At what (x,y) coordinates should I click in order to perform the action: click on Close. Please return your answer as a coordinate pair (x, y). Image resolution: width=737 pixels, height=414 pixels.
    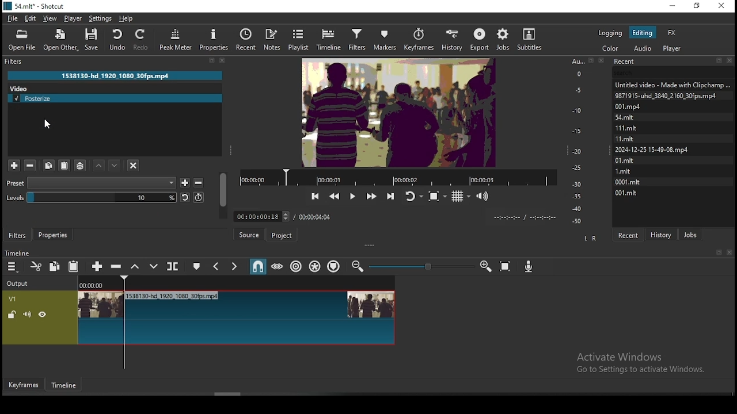
    Looking at the image, I should click on (731, 252).